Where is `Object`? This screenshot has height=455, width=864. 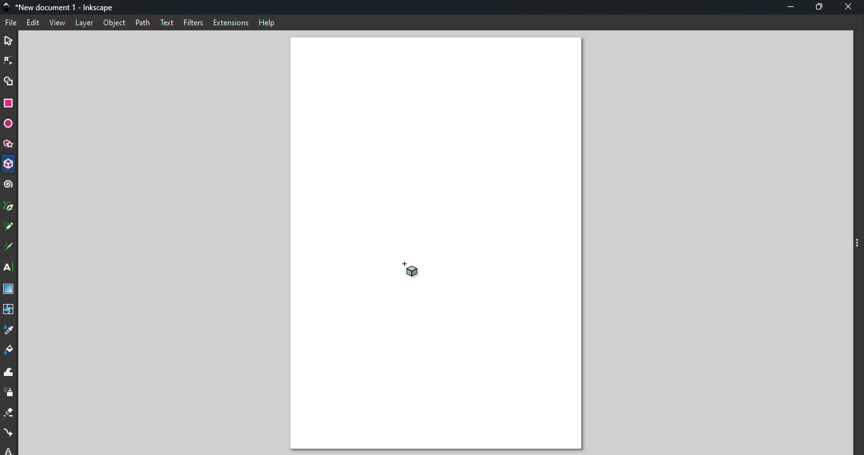
Object is located at coordinates (113, 25).